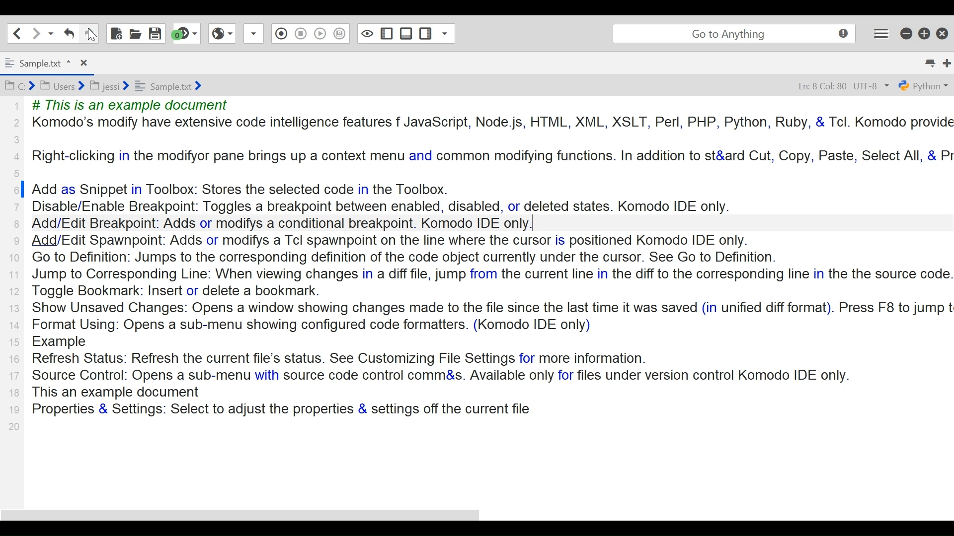 This screenshot has height=536, width=954. What do you see at coordinates (83, 63) in the screenshot?
I see `Close` at bounding box center [83, 63].